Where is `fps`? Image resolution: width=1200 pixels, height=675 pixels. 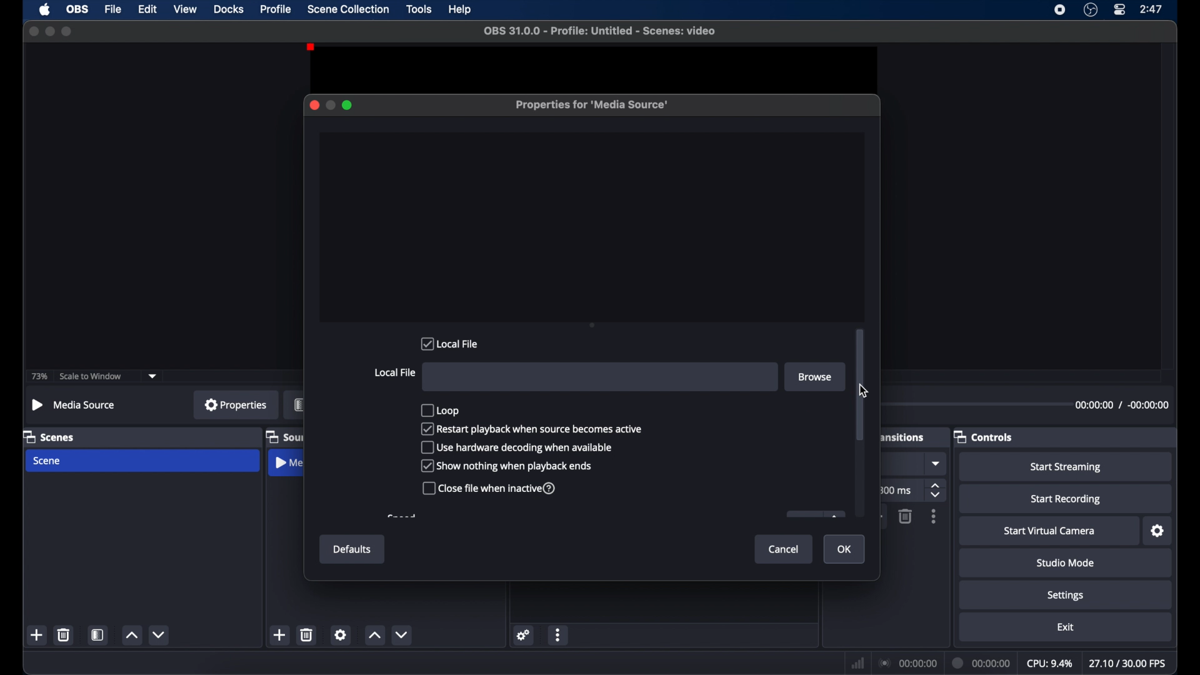
fps is located at coordinates (1127, 662).